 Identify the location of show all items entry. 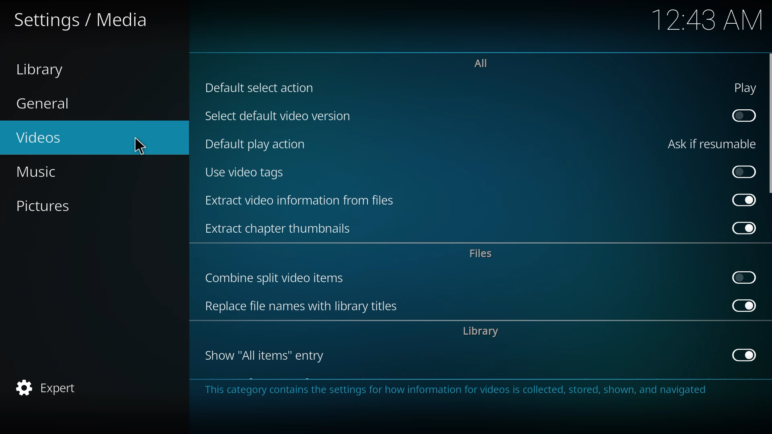
(269, 355).